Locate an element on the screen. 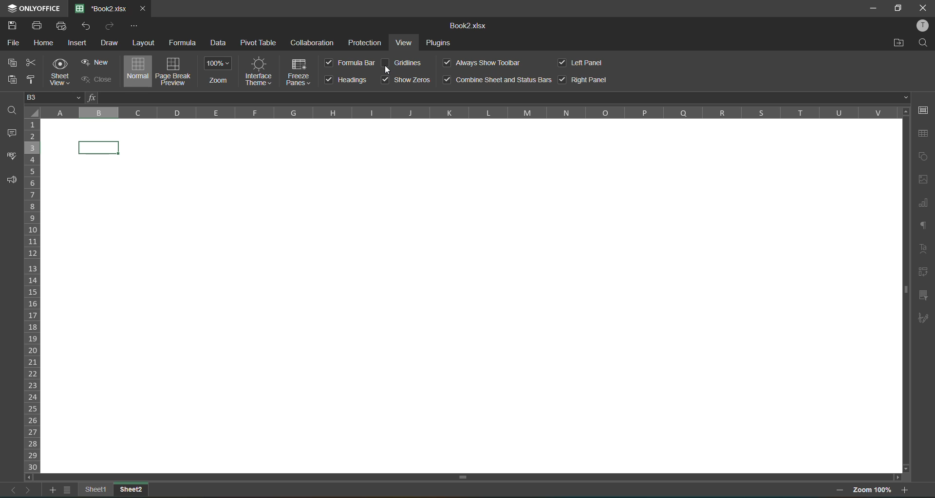  next is located at coordinates (29, 490).